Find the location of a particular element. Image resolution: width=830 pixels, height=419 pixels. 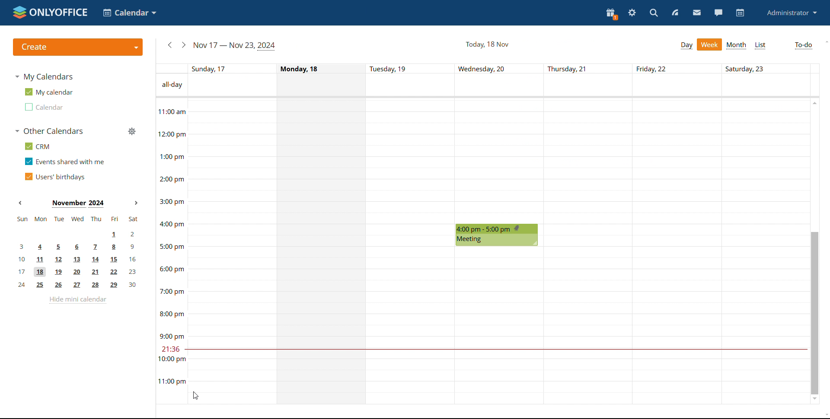

scroll up is located at coordinates (814, 102).